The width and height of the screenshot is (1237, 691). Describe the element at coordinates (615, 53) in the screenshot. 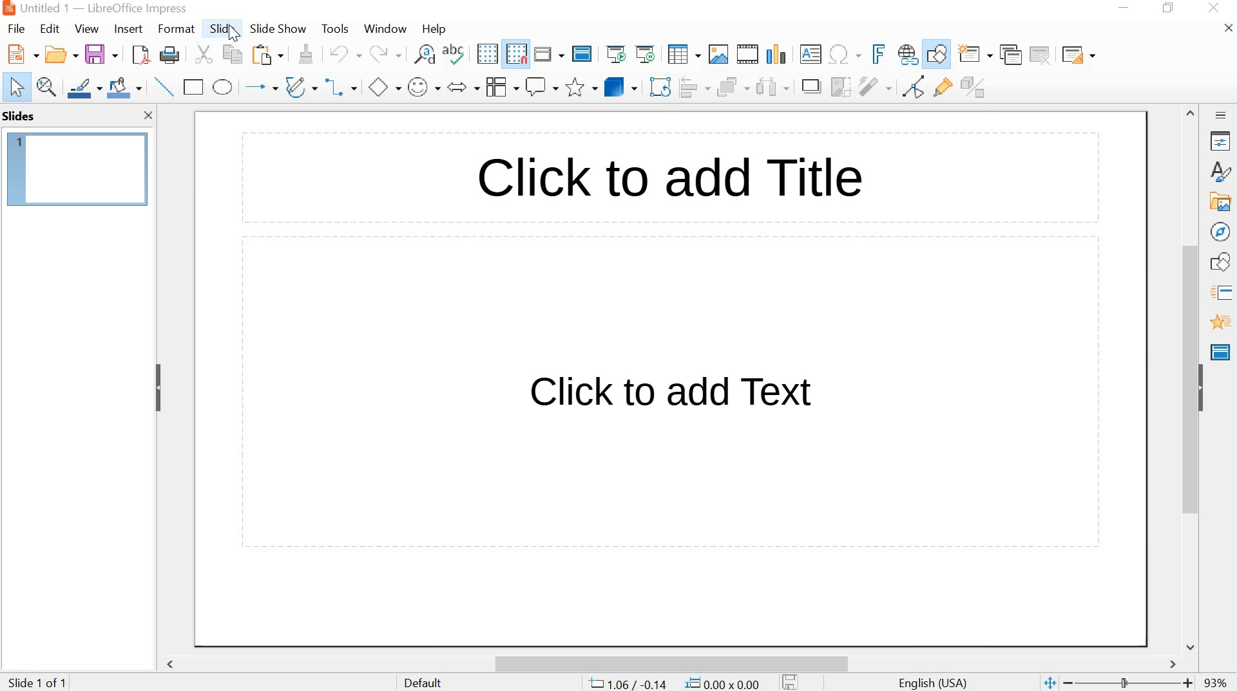

I see `Start from first slide` at that location.